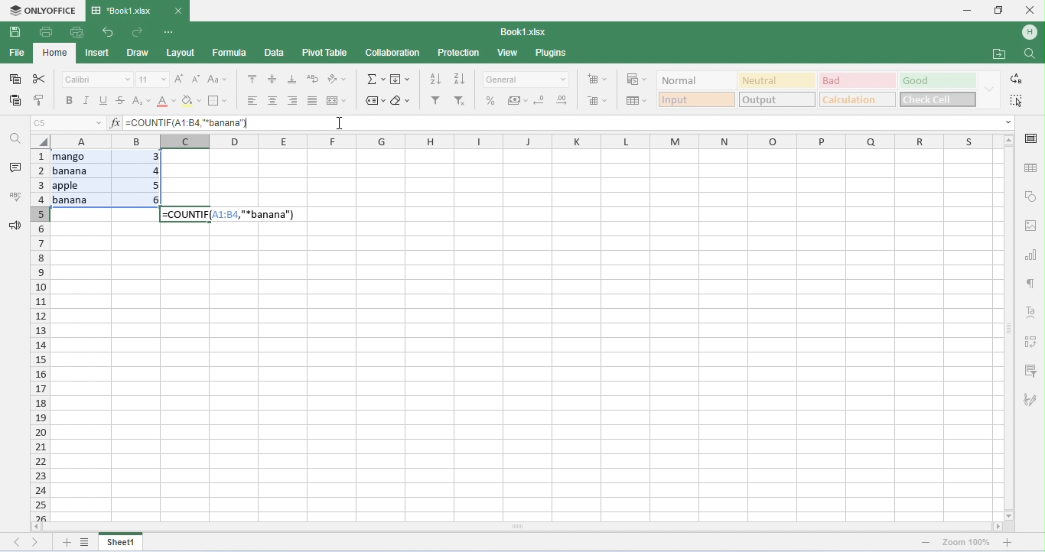  Describe the element at coordinates (181, 53) in the screenshot. I see `layout` at that location.